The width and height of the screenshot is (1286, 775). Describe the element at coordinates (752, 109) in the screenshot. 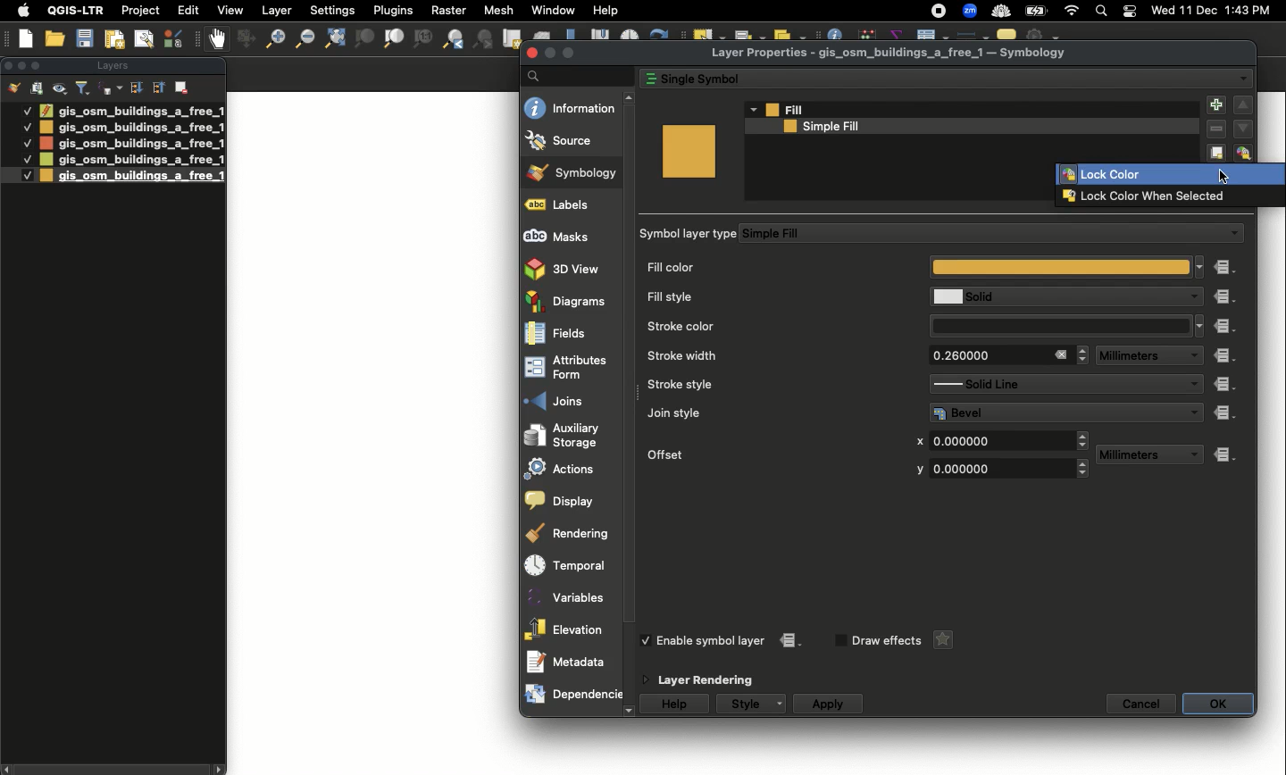

I see `Drop down` at that location.